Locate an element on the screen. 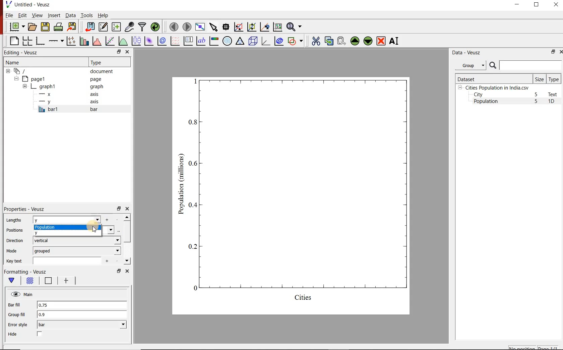 The height and width of the screenshot is (350, 563). Direction is located at coordinates (14, 240).